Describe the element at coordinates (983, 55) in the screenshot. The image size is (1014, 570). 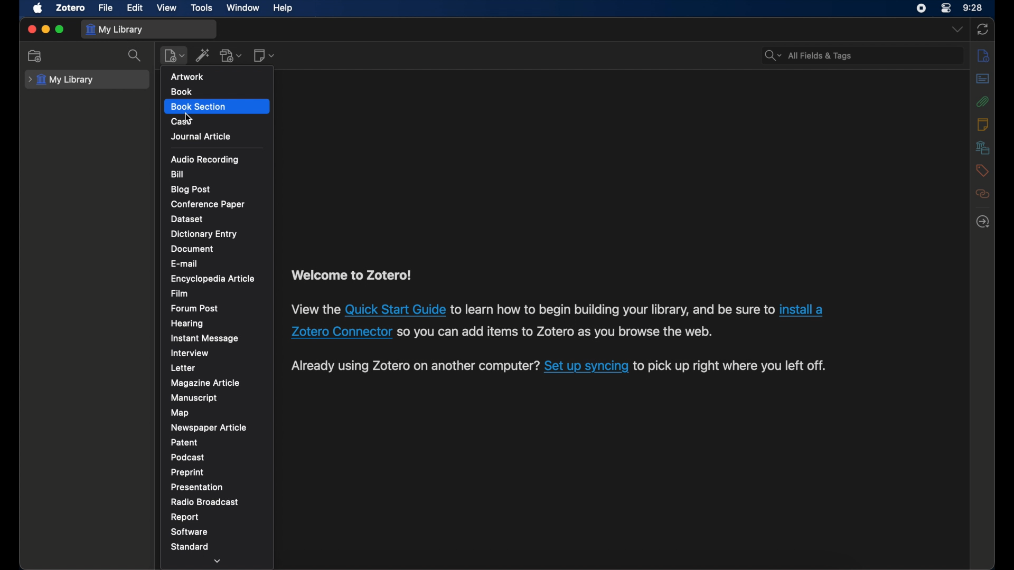
I see `info` at that location.